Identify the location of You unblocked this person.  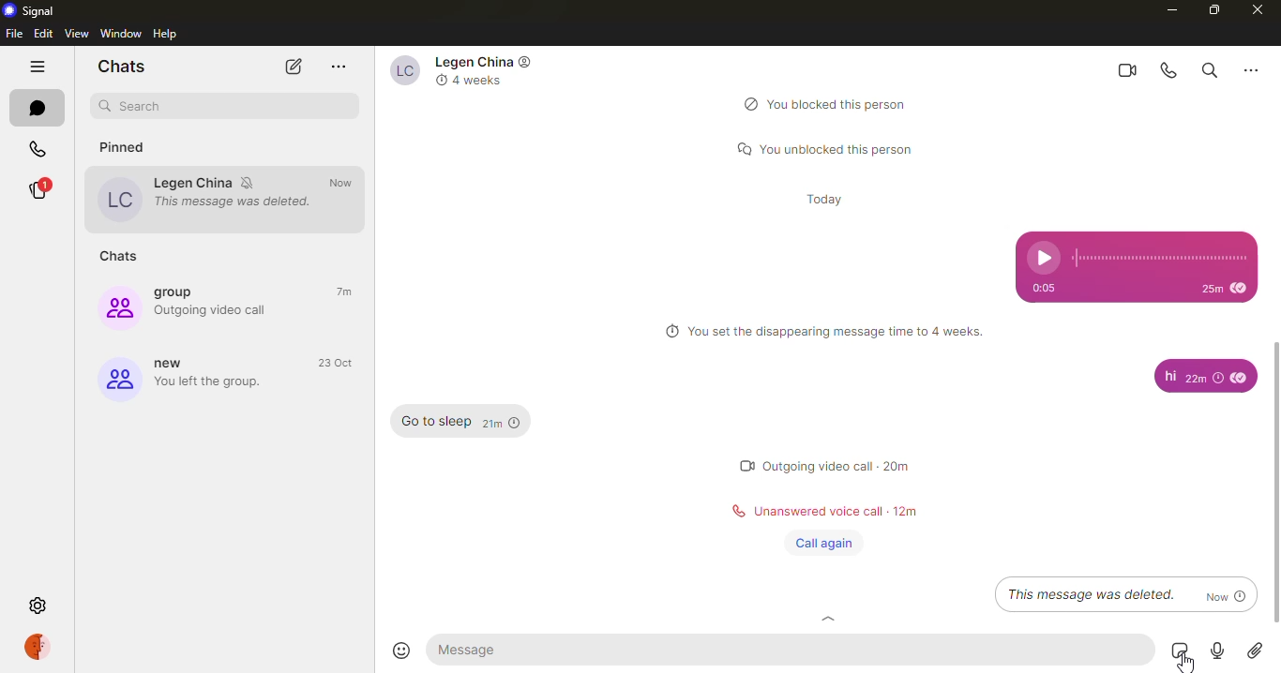
(838, 147).